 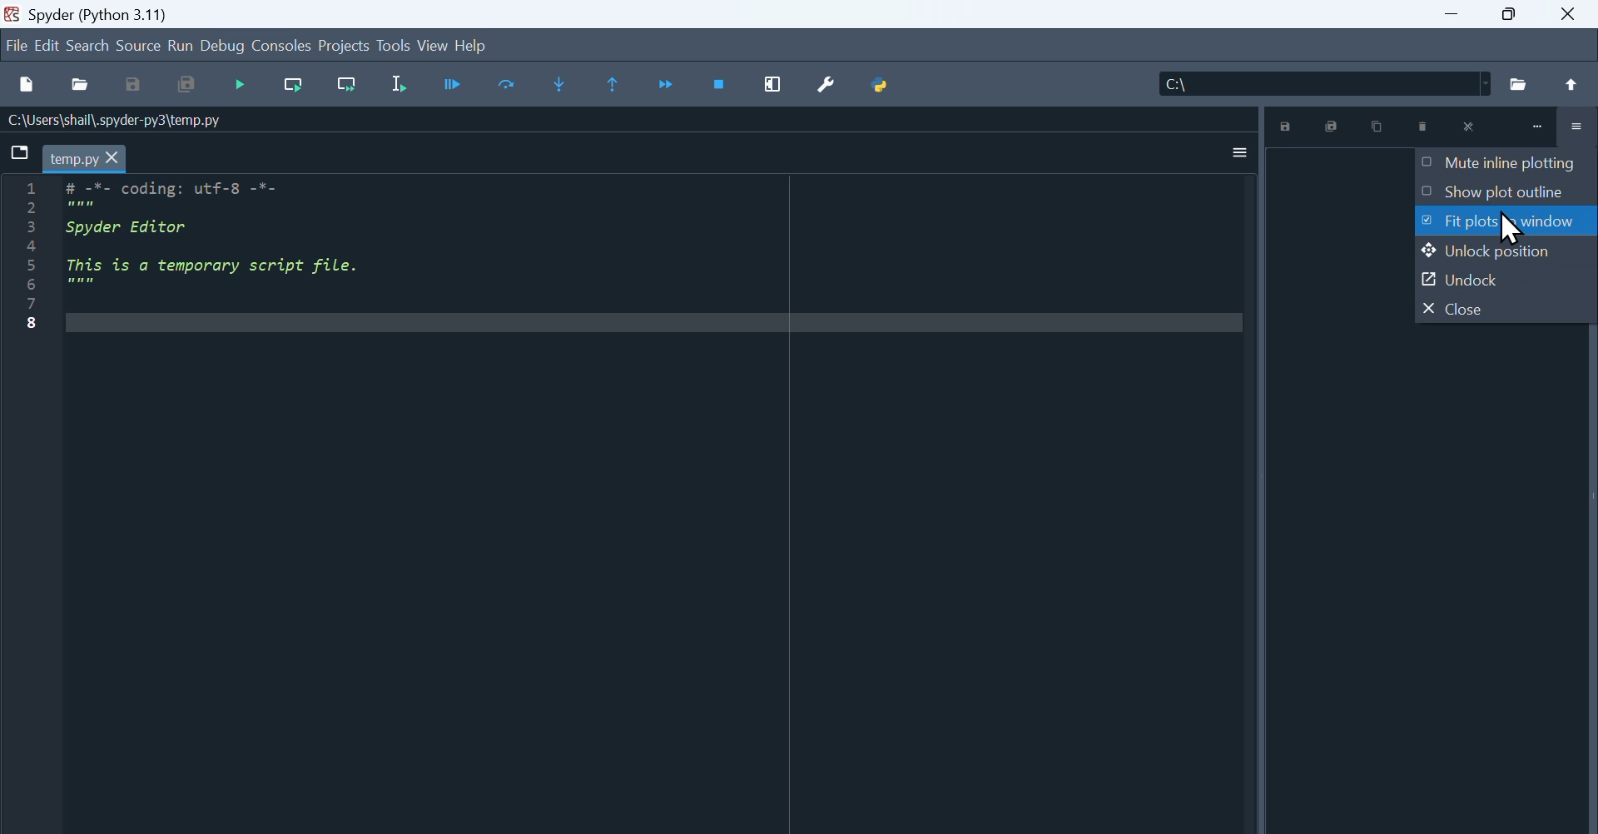 I want to click on New files, so click(x=23, y=86).